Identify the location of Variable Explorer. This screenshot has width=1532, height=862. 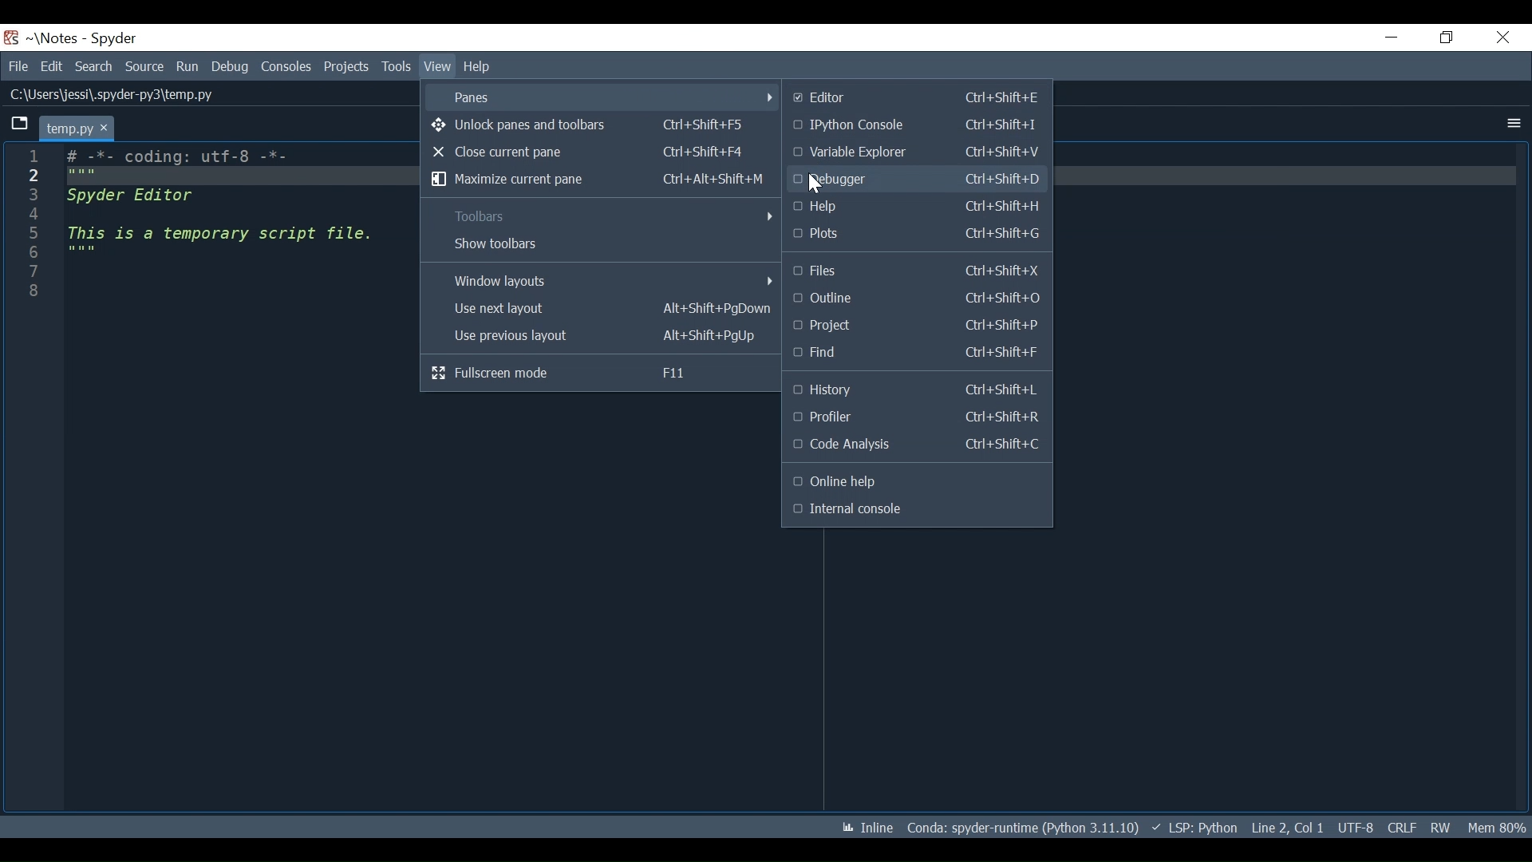
(915, 152).